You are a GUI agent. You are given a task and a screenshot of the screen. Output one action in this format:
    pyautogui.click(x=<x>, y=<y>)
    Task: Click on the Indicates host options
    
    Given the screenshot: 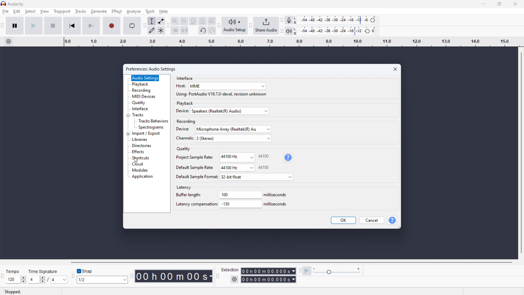 What is the action you would take?
    pyautogui.click(x=181, y=86)
    